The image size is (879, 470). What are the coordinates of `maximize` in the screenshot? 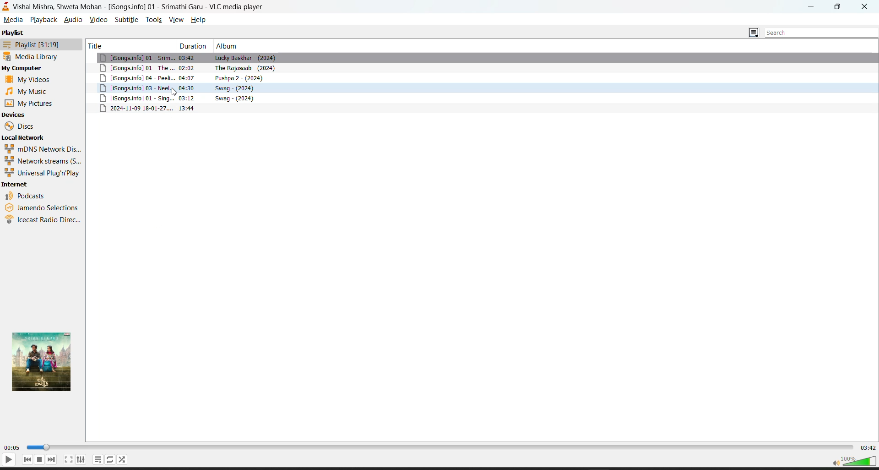 It's located at (839, 7).